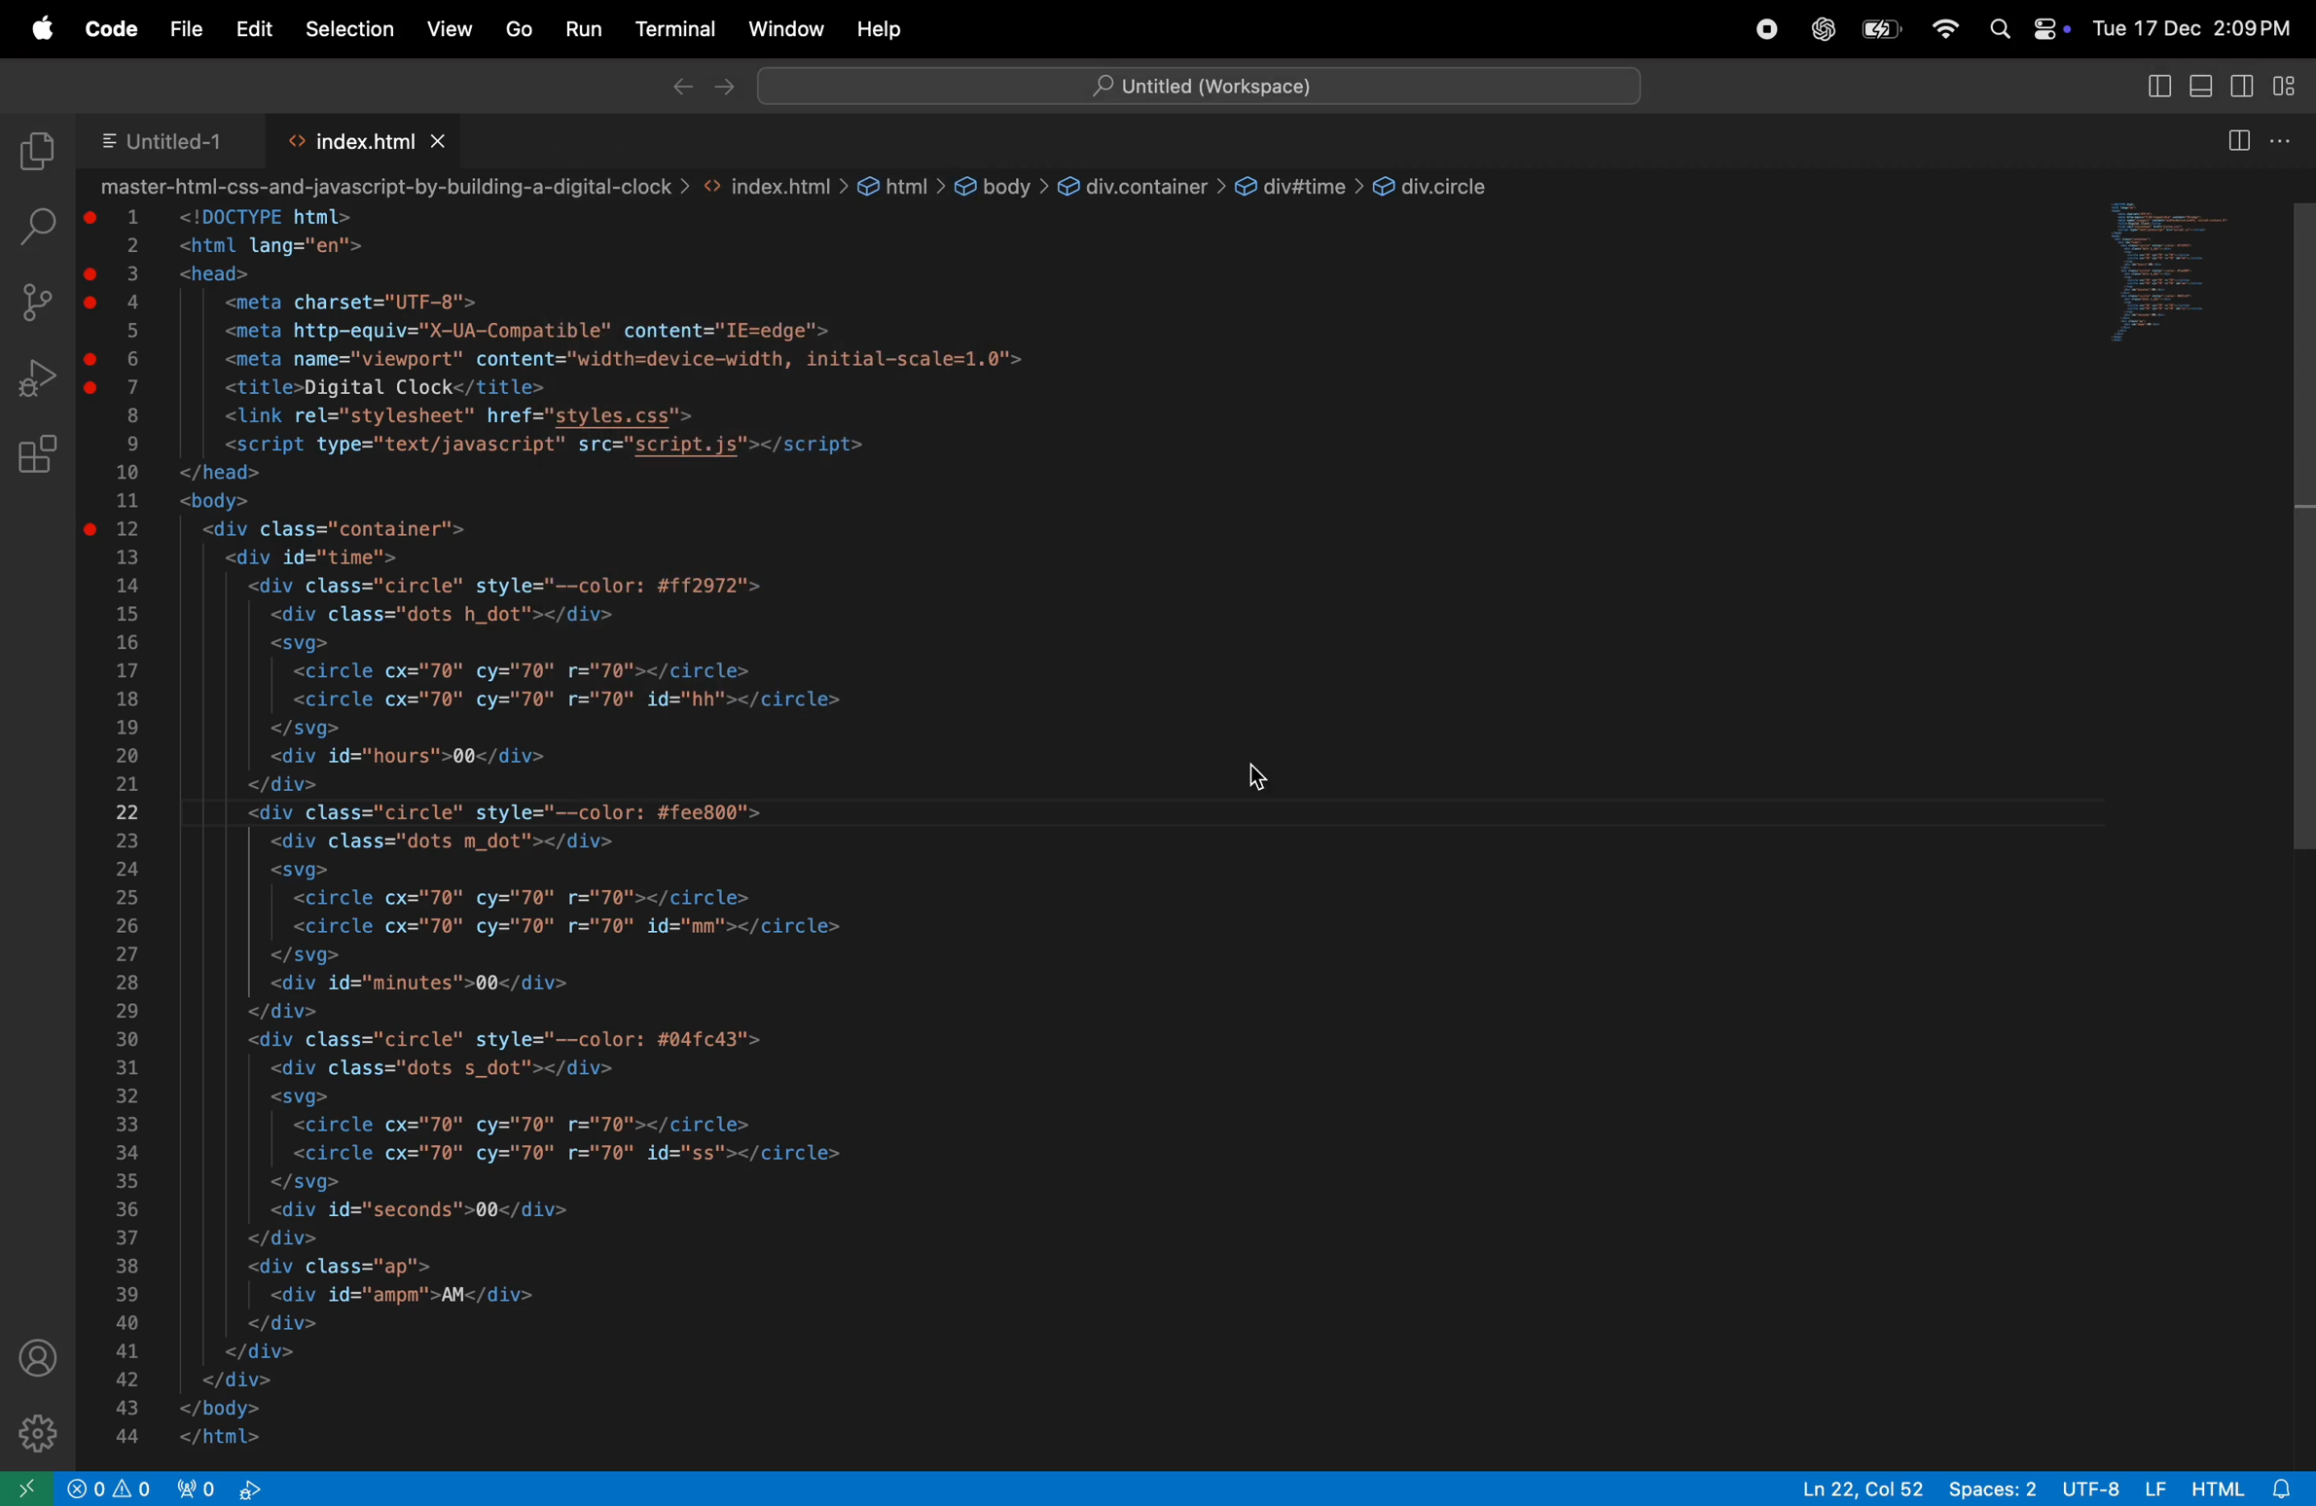  I want to click on html alert, so click(2248, 1487).